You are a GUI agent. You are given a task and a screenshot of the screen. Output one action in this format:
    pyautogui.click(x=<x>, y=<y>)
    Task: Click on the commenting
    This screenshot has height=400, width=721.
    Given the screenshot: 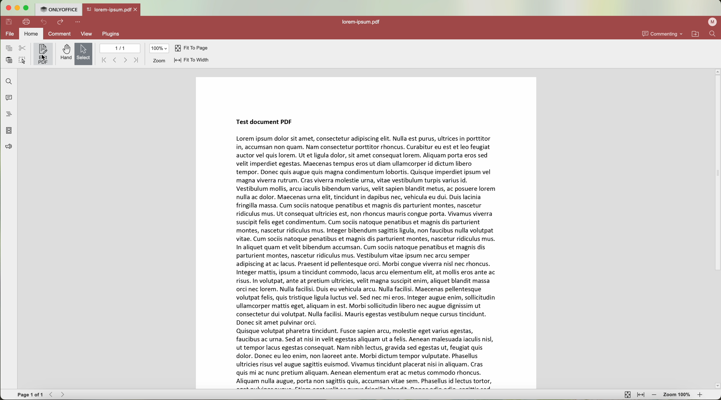 What is the action you would take?
    pyautogui.click(x=661, y=34)
    